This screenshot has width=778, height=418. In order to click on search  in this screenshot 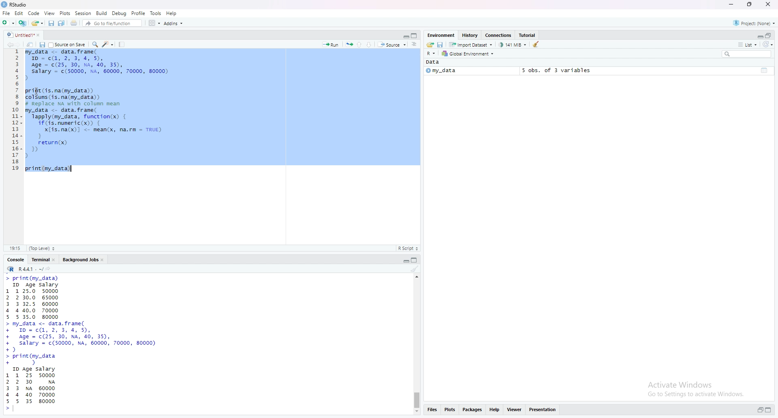, I will do `click(747, 55)`.